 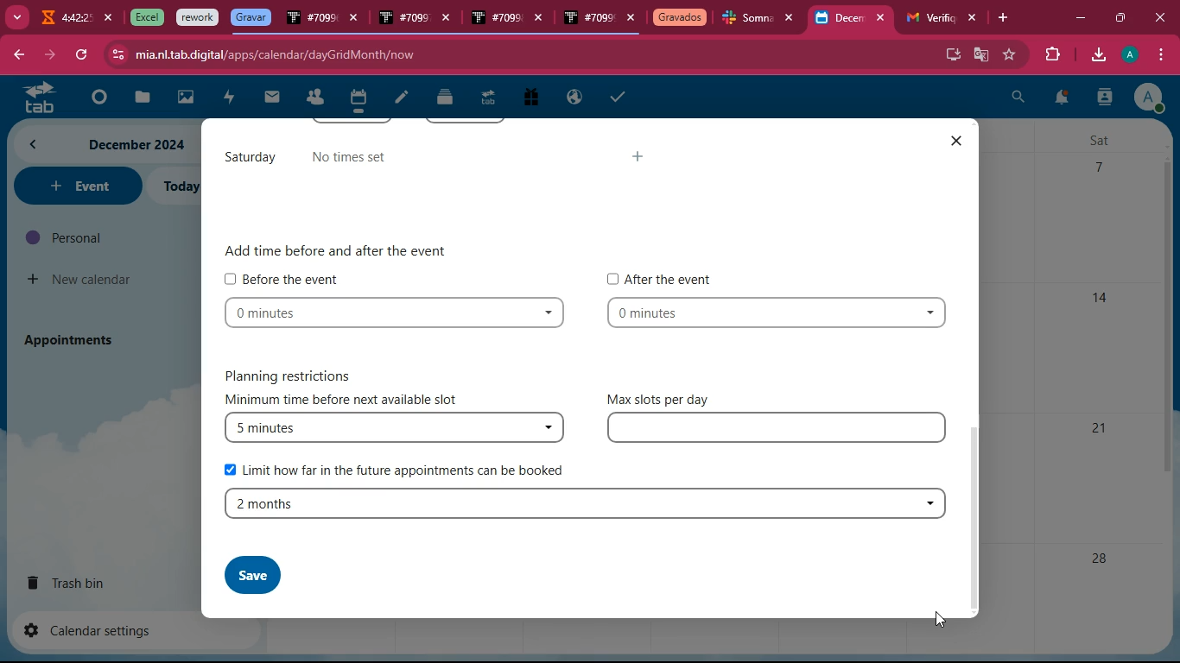 What do you see at coordinates (251, 17) in the screenshot?
I see `tab` at bounding box center [251, 17].